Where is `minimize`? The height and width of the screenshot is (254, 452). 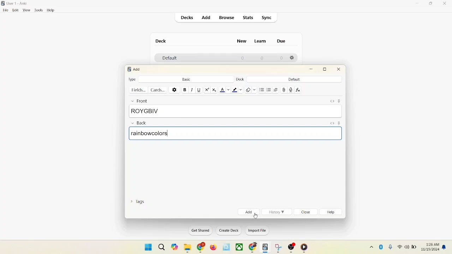 minimize is located at coordinates (312, 69).